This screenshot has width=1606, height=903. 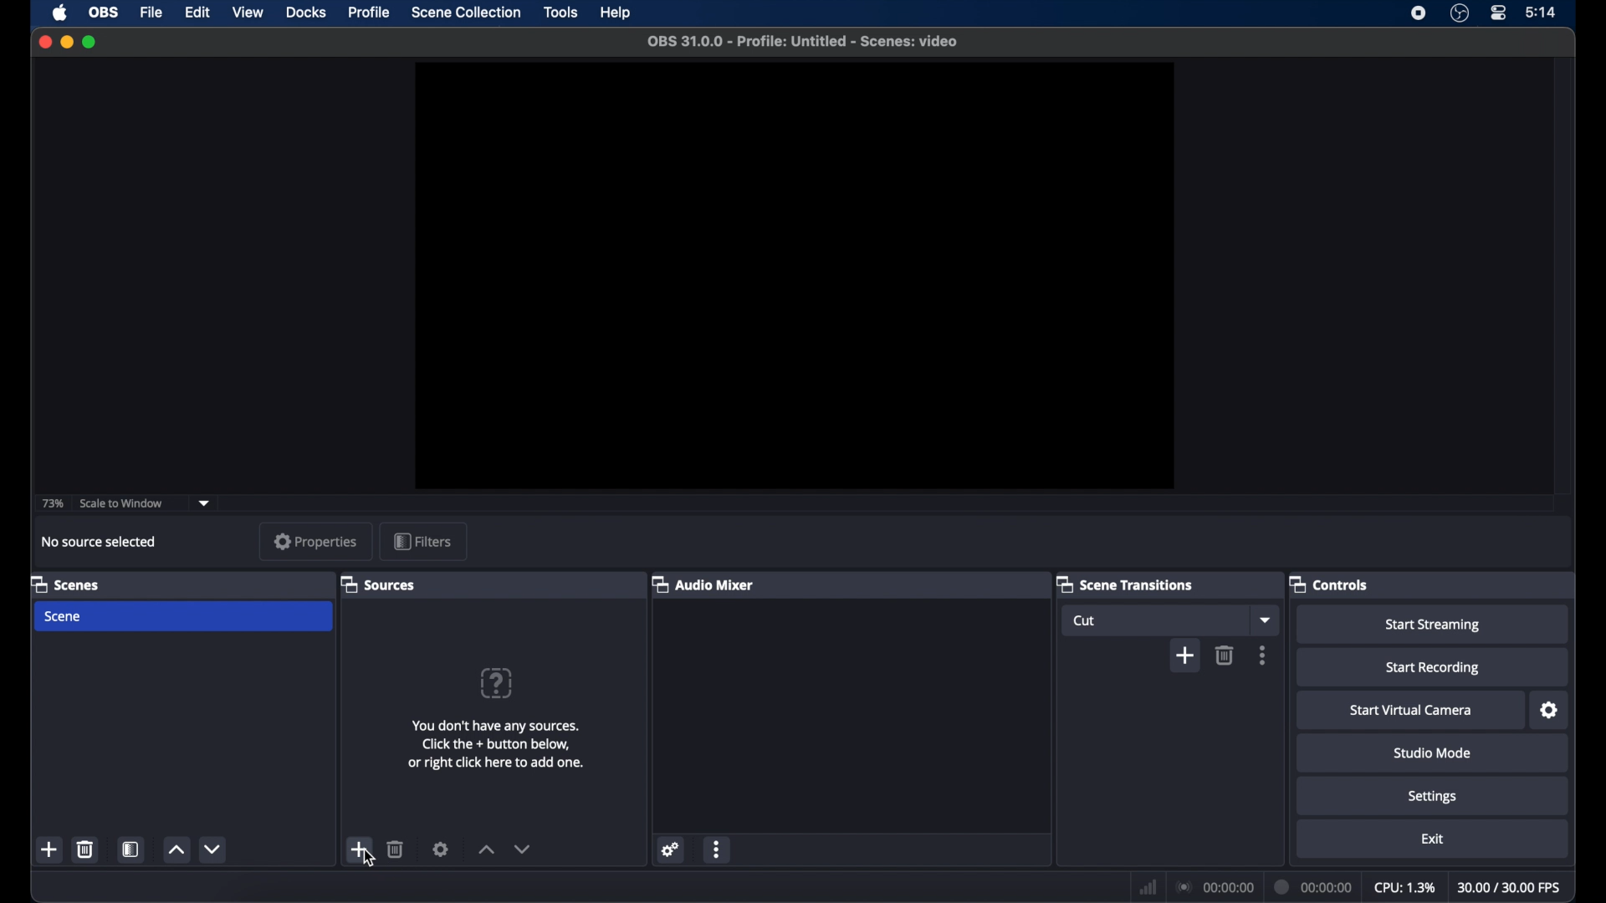 What do you see at coordinates (1419, 13) in the screenshot?
I see `screen recording icon` at bounding box center [1419, 13].